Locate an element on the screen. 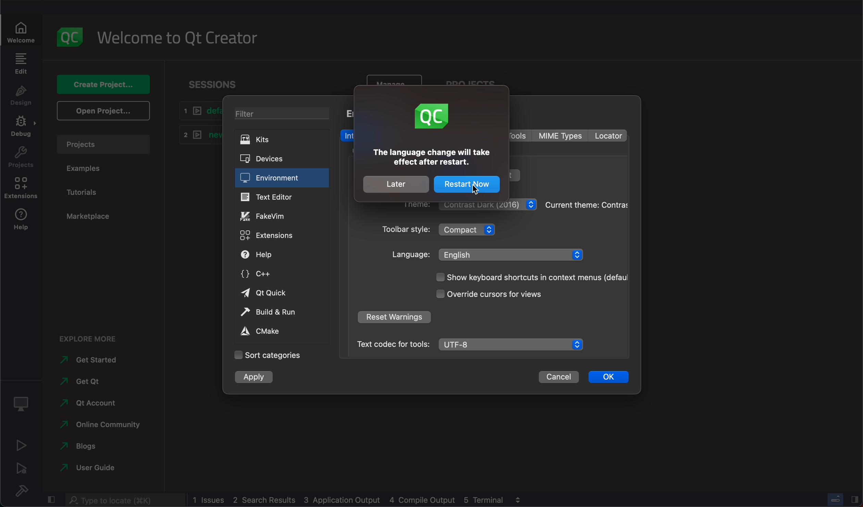  ok is located at coordinates (610, 378).